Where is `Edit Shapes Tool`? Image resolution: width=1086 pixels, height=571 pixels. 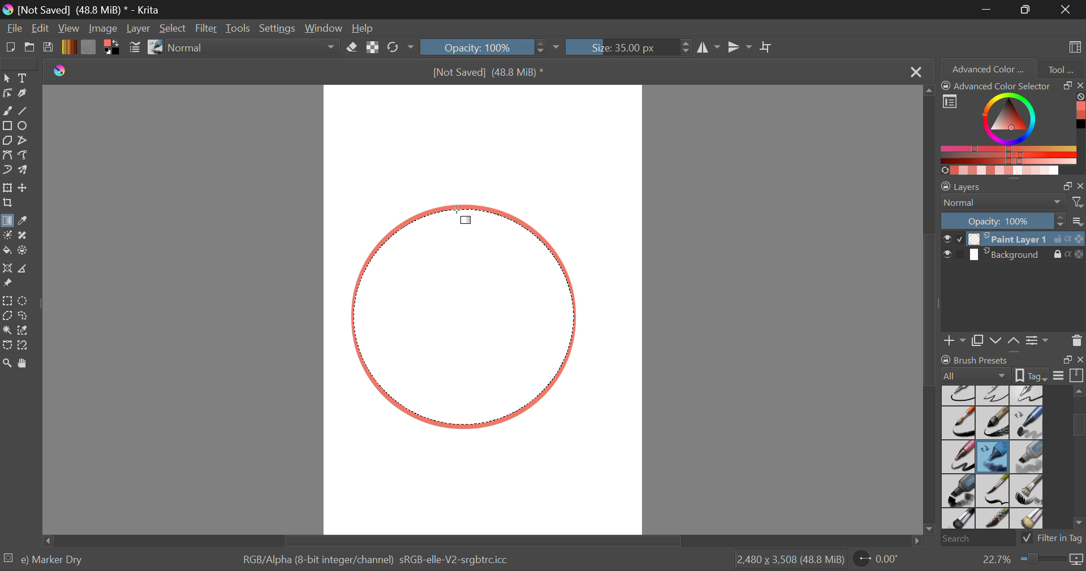 Edit Shapes Tool is located at coordinates (7, 93).